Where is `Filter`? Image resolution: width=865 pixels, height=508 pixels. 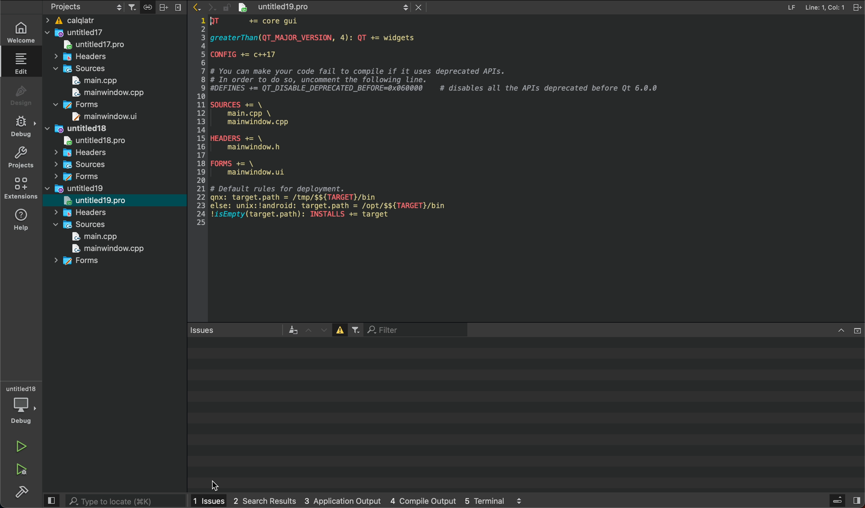
Filter is located at coordinates (388, 330).